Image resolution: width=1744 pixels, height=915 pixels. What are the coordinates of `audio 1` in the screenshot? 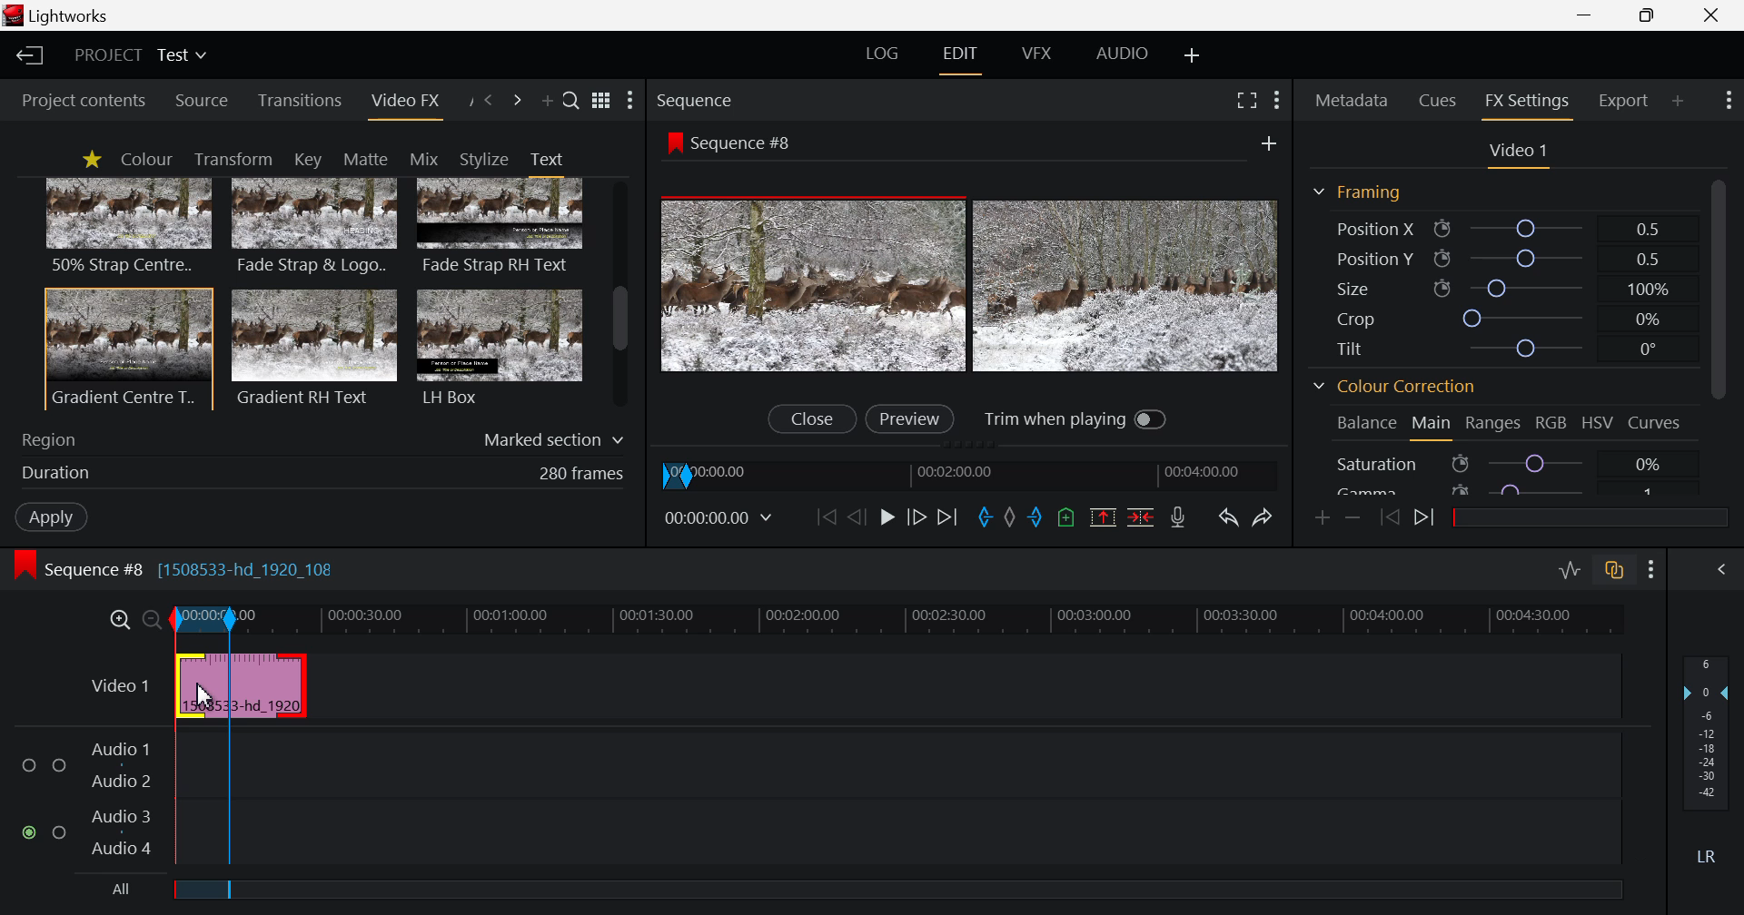 It's located at (120, 747).